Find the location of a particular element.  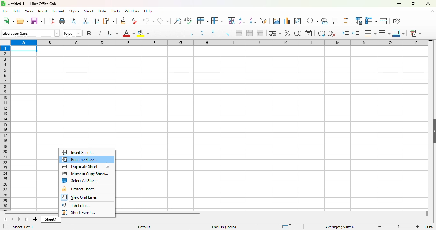

horizontal scroll bar is located at coordinates (31, 213).